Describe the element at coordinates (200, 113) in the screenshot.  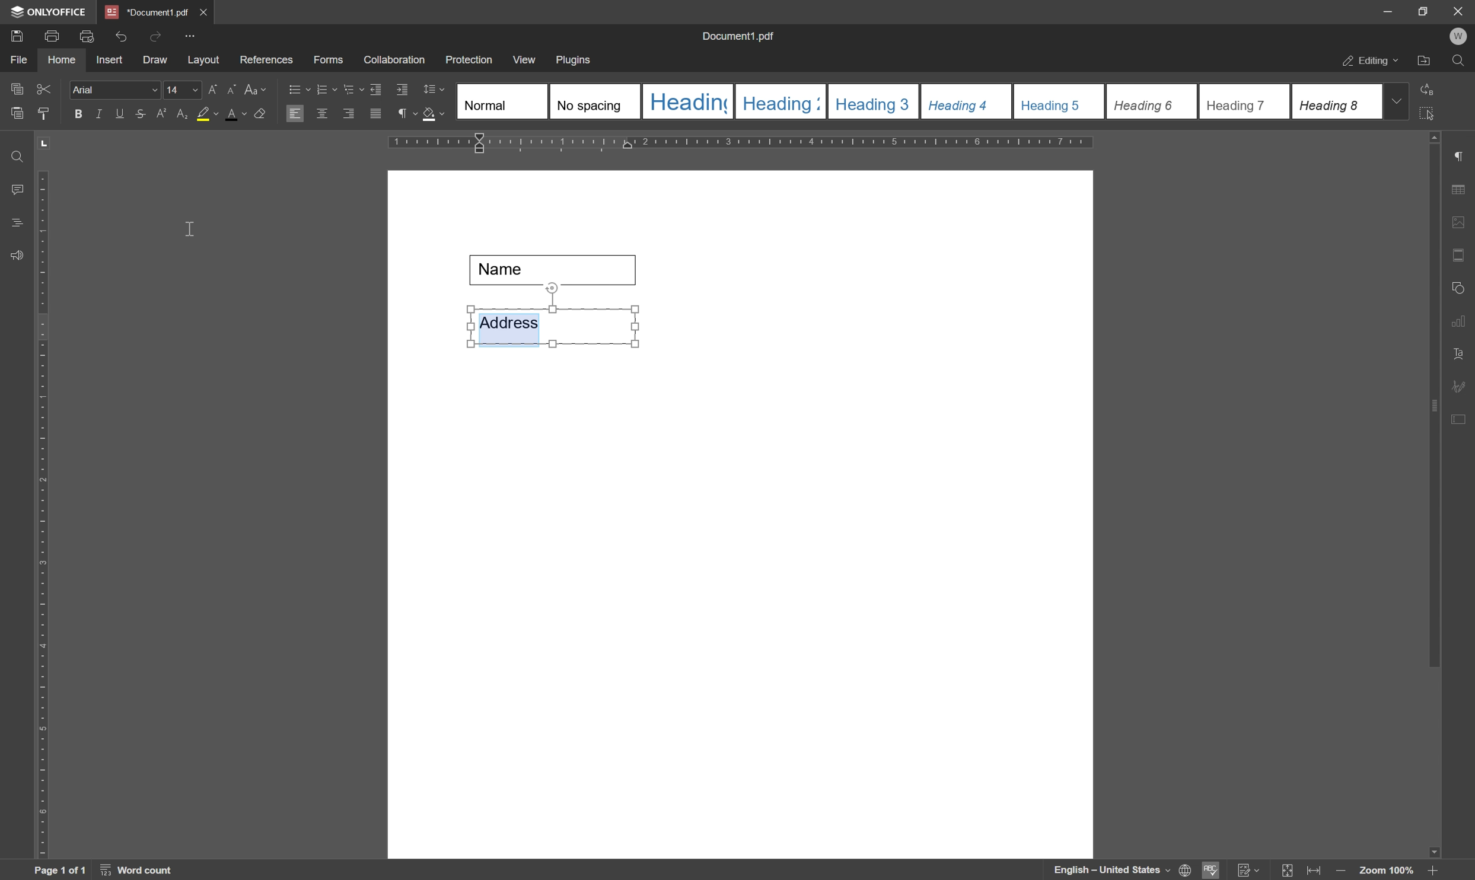
I see `highlight color` at that location.